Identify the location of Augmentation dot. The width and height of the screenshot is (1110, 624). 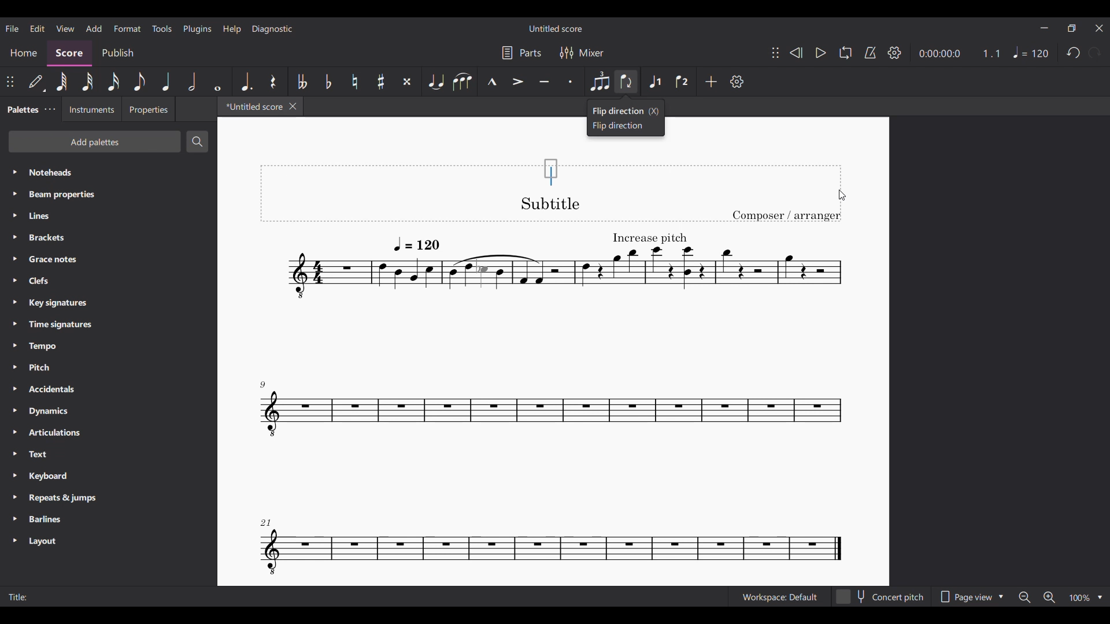
(246, 81).